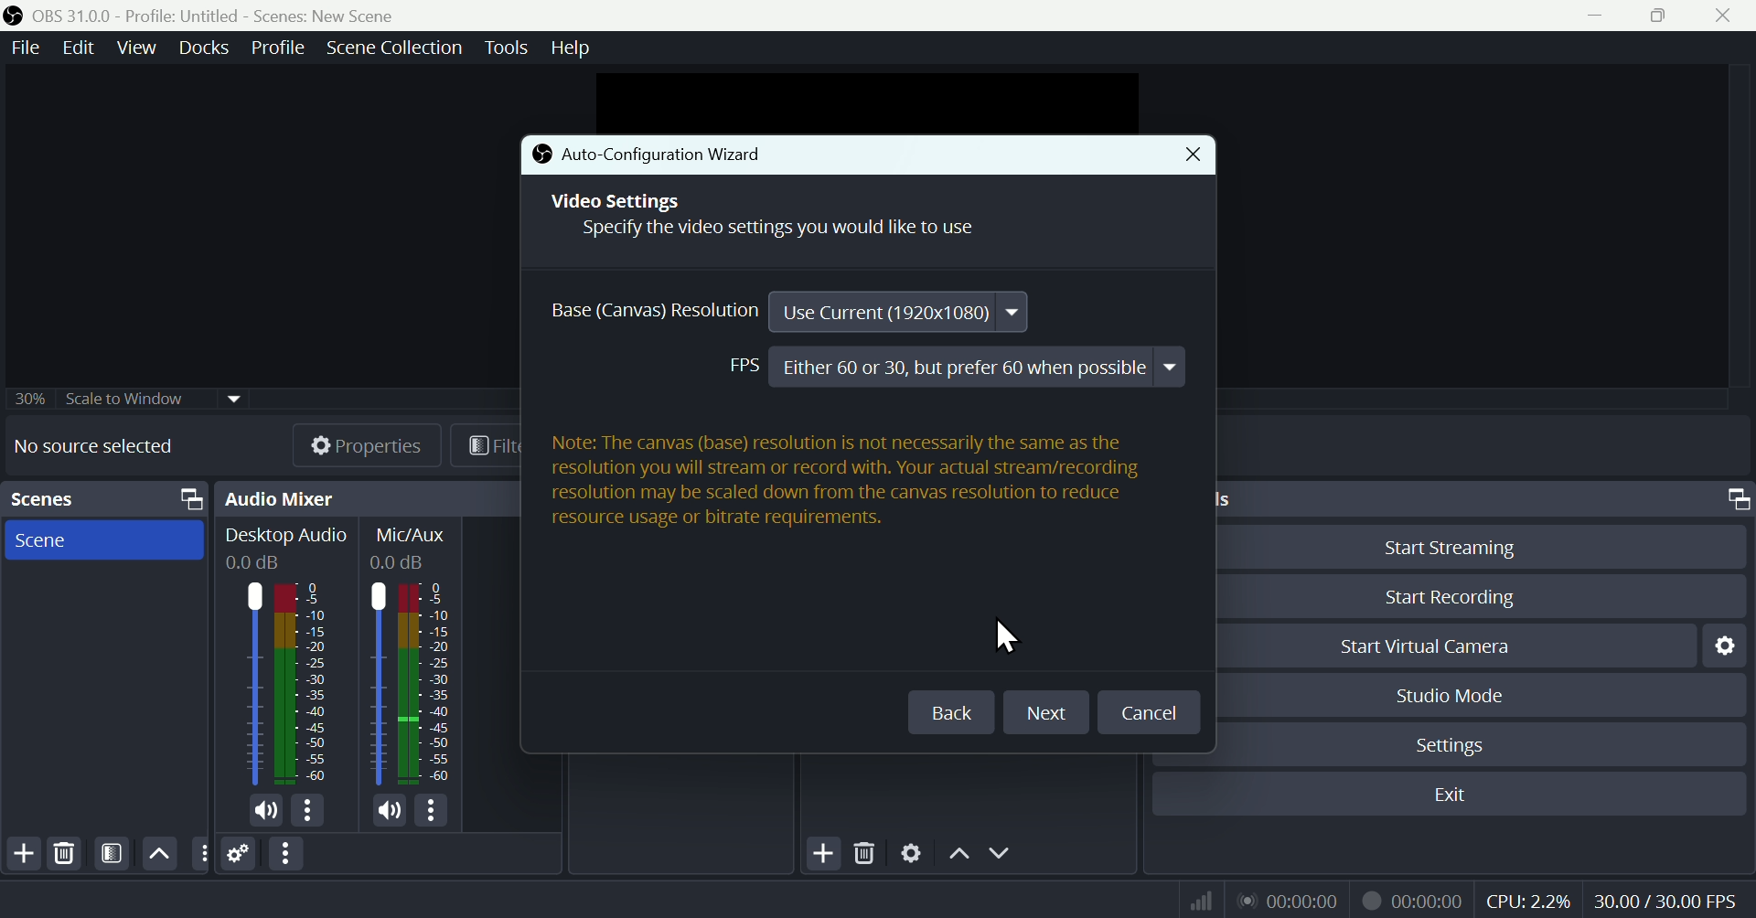 This screenshot has height=918, width=1756. Describe the element at coordinates (509, 48) in the screenshot. I see `Tools` at that location.